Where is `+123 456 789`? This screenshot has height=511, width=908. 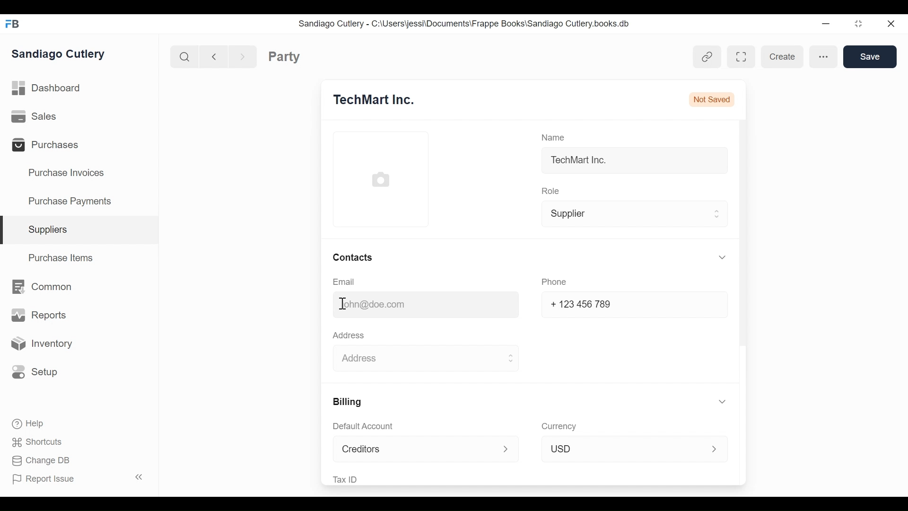 +123 456 789 is located at coordinates (582, 304).